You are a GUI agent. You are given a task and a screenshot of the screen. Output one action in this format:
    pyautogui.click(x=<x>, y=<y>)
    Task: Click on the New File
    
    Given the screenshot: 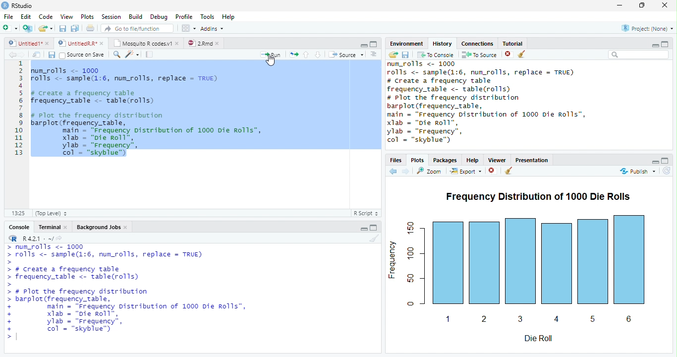 What is the action you would take?
    pyautogui.click(x=10, y=28)
    